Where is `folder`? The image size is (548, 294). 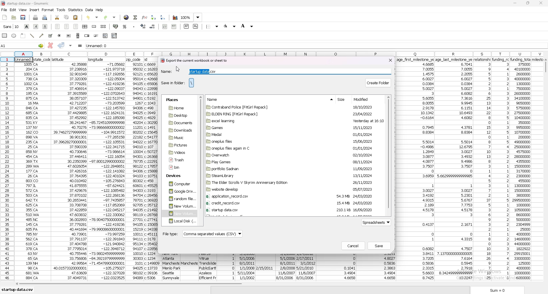
folder is located at coordinates (178, 115).